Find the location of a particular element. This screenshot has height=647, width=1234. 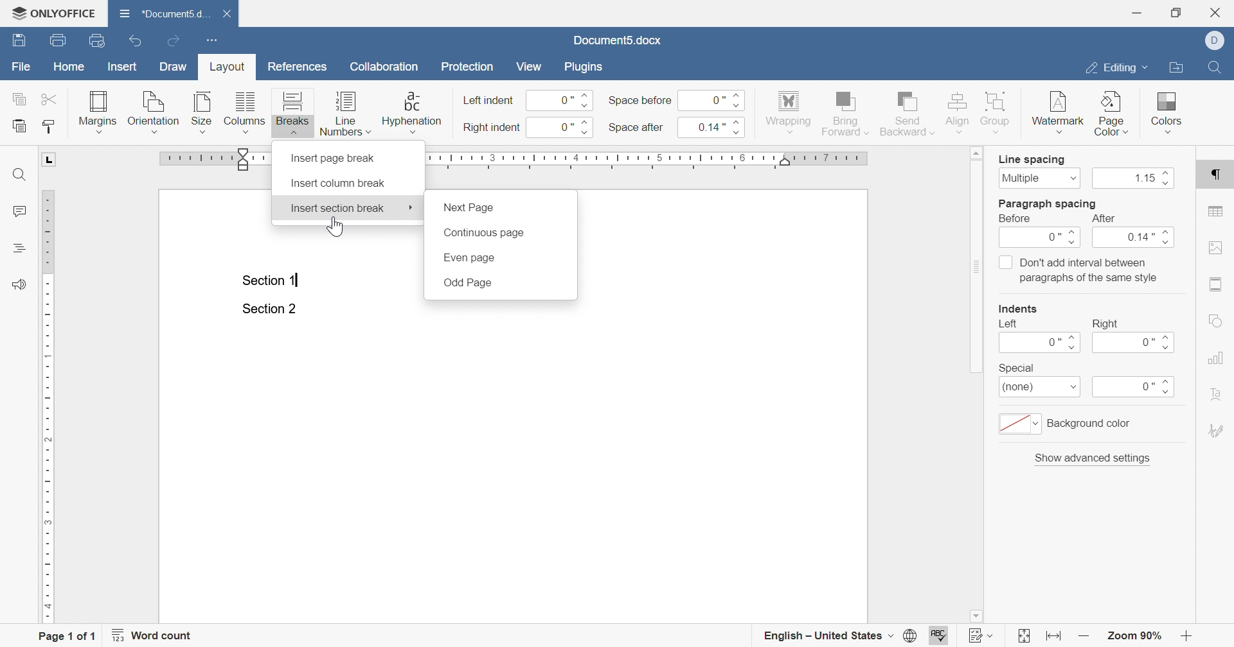

shape settings is located at coordinates (1215, 320).